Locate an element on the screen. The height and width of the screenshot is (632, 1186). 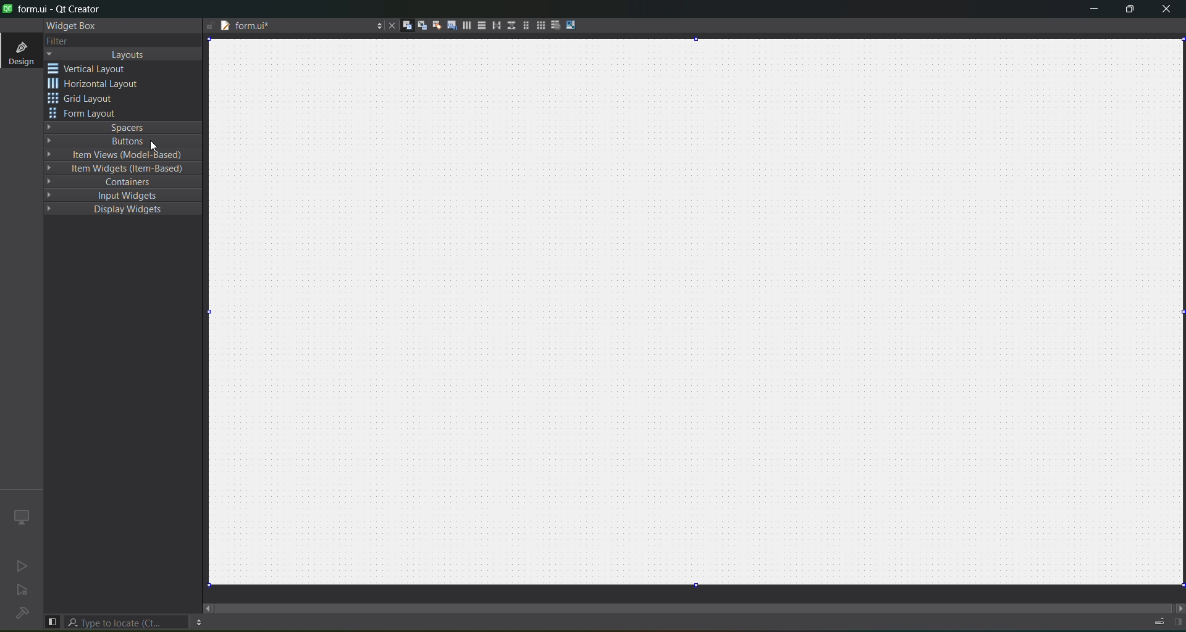
display widgets is located at coordinates (122, 212).